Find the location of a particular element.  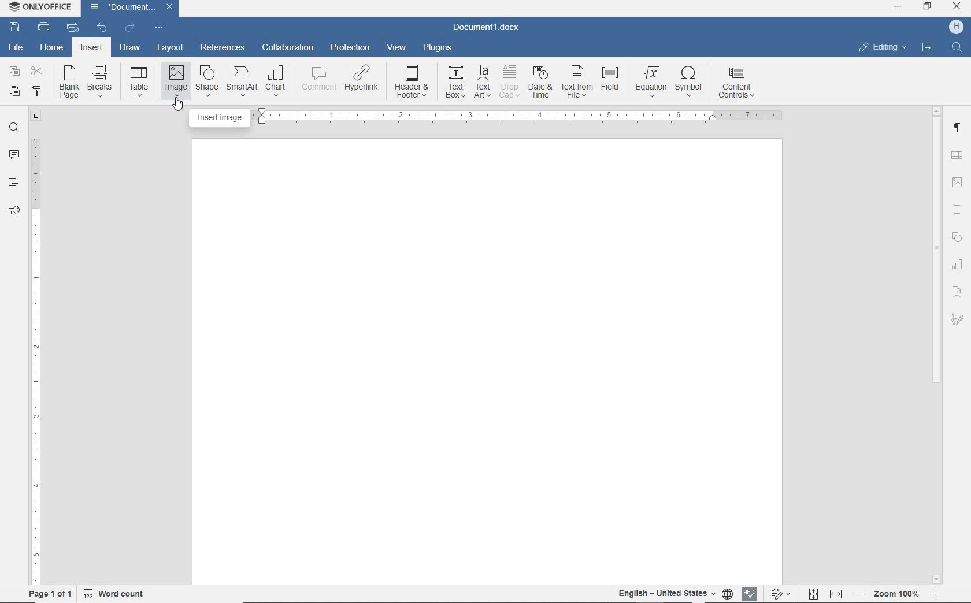

chart is located at coordinates (957, 265).